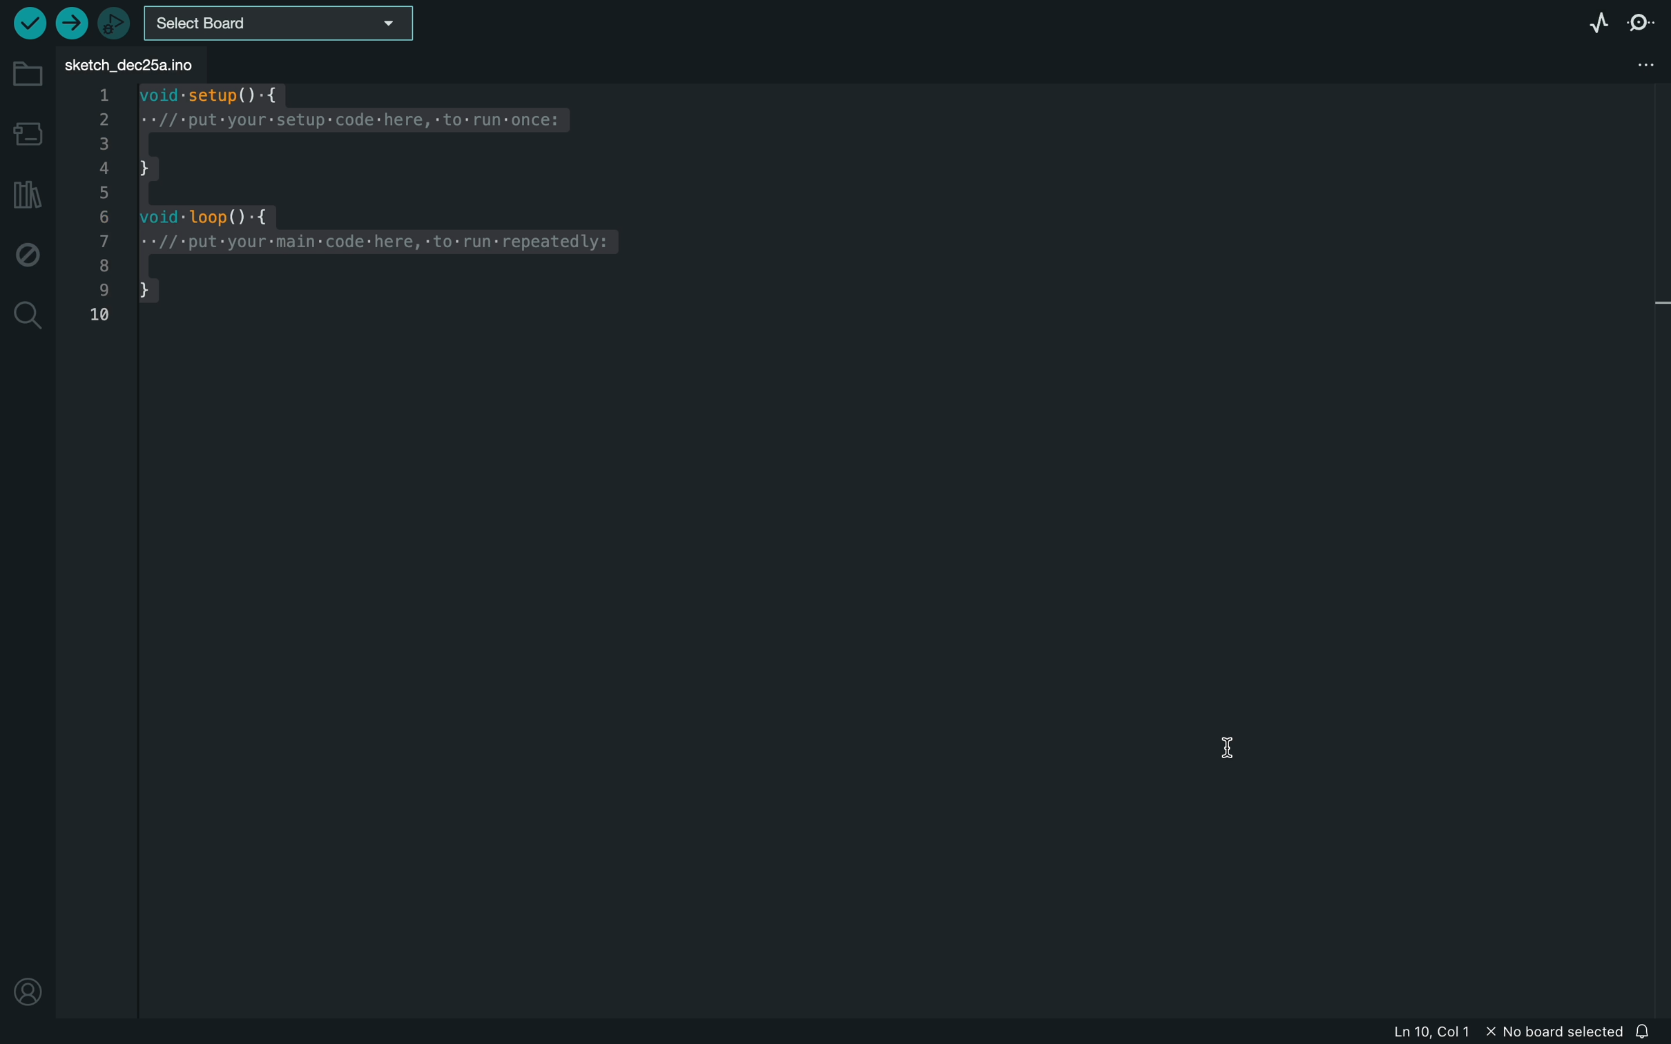 This screenshot has width=1671, height=1044. Describe the element at coordinates (1245, 766) in the screenshot. I see `cursor` at that location.